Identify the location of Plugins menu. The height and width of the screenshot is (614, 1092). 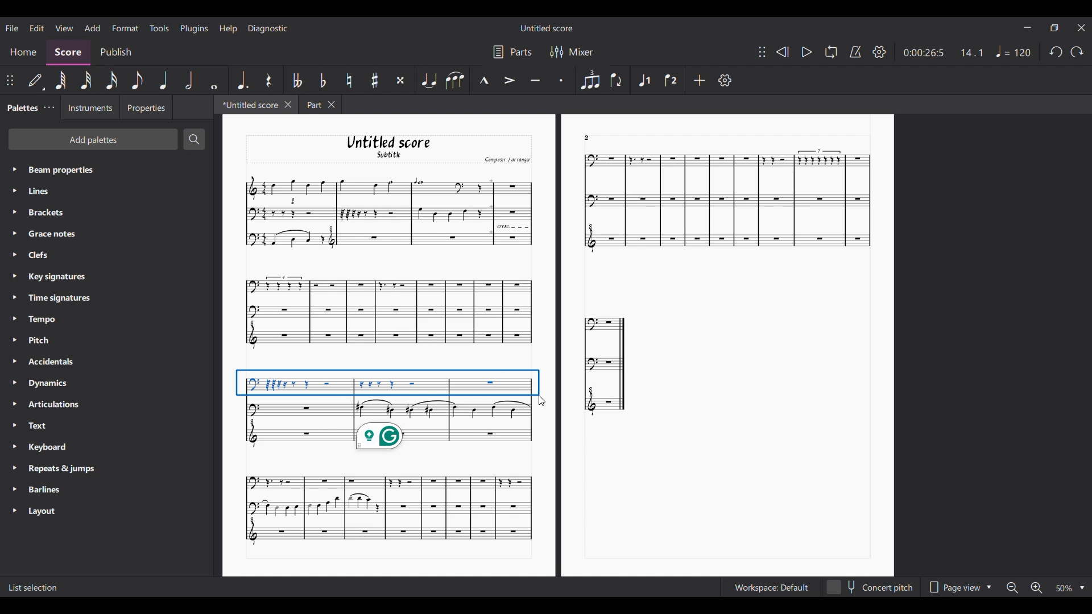
(194, 29).